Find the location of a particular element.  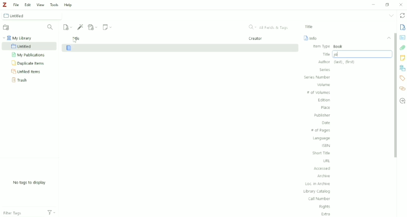

Libraries and Collections is located at coordinates (402, 68).